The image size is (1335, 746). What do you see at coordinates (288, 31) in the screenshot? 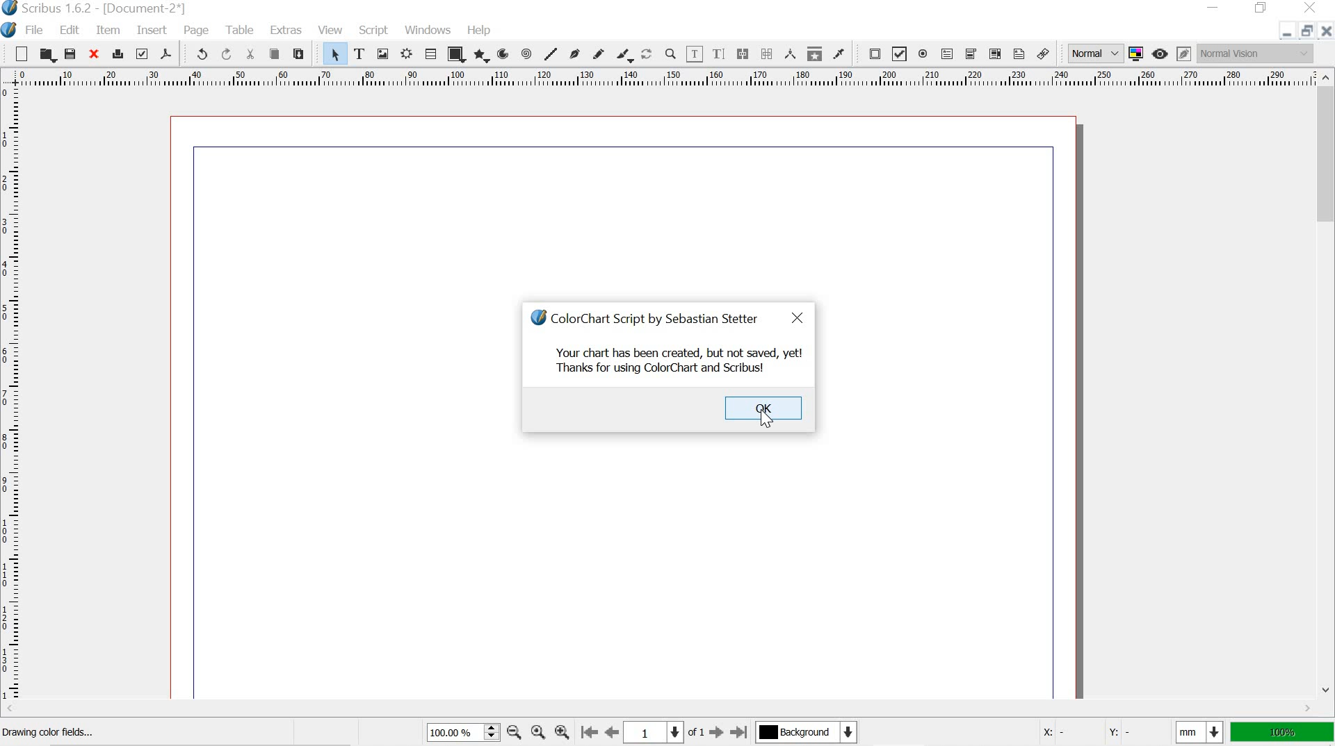
I see `extras` at bounding box center [288, 31].